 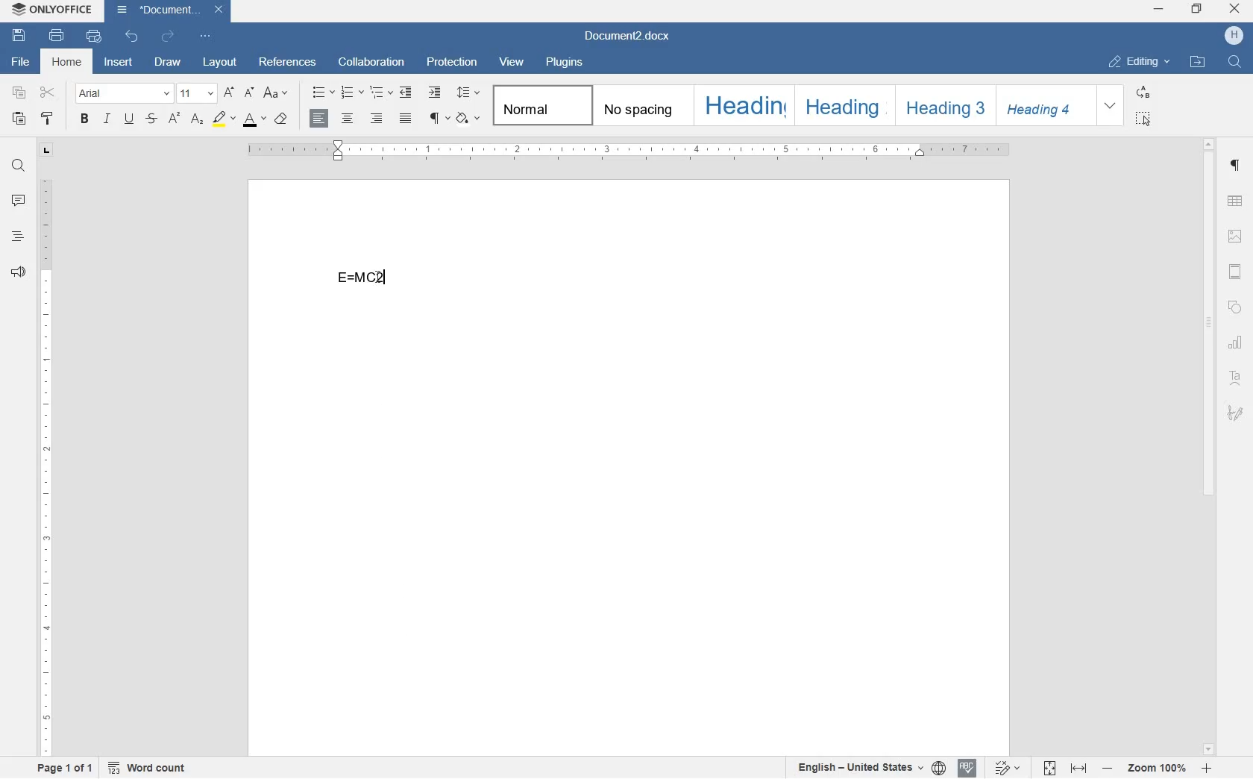 What do you see at coordinates (290, 61) in the screenshot?
I see `references` at bounding box center [290, 61].